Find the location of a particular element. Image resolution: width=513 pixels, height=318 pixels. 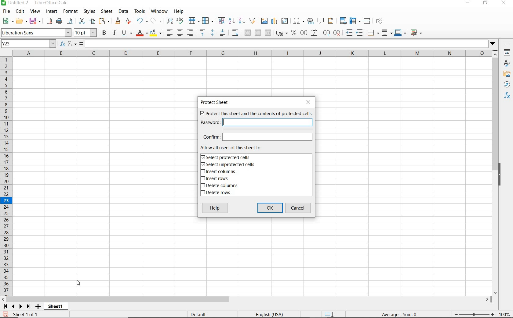

INSERT IMAGE is located at coordinates (264, 20).